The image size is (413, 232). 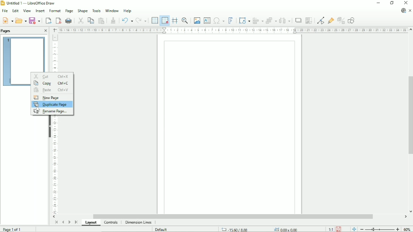 What do you see at coordinates (92, 223) in the screenshot?
I see `Layout` at bounding box center [92, 223].